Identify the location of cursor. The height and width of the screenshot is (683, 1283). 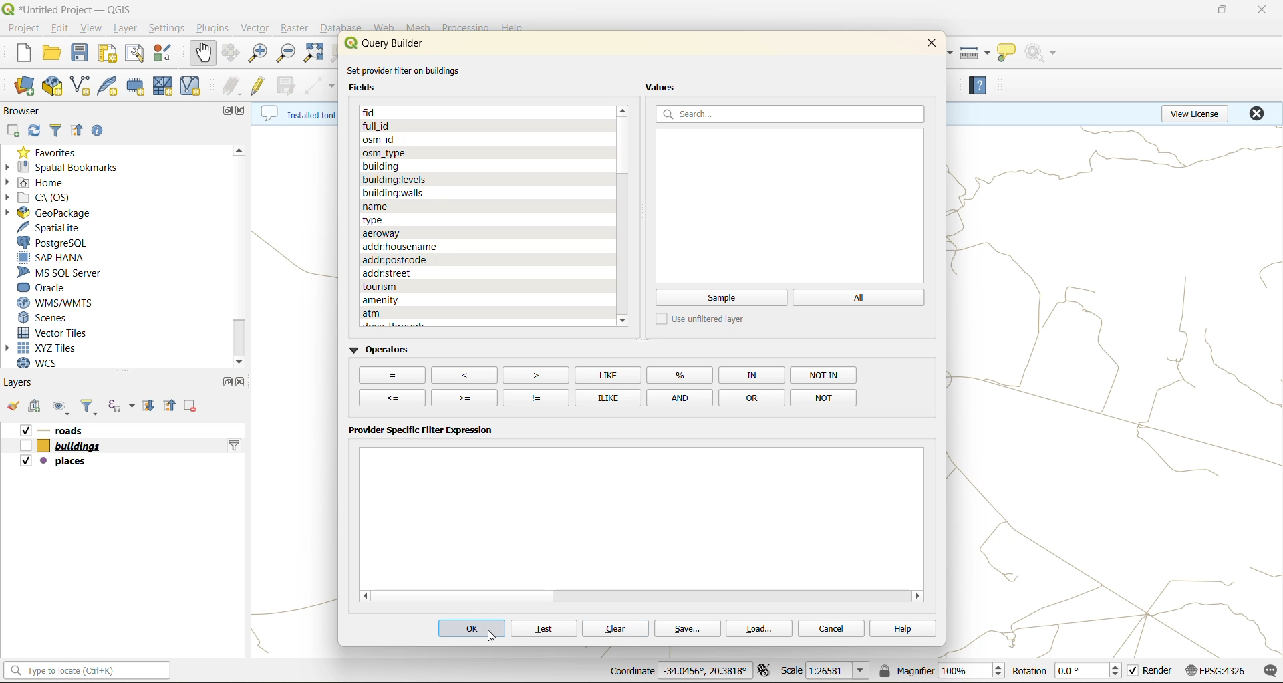
(494, 639).